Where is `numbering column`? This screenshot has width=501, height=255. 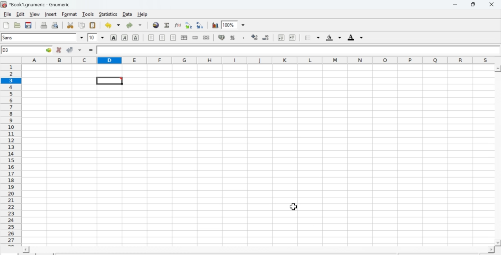
numbering column is located at coordinates (12, 155).